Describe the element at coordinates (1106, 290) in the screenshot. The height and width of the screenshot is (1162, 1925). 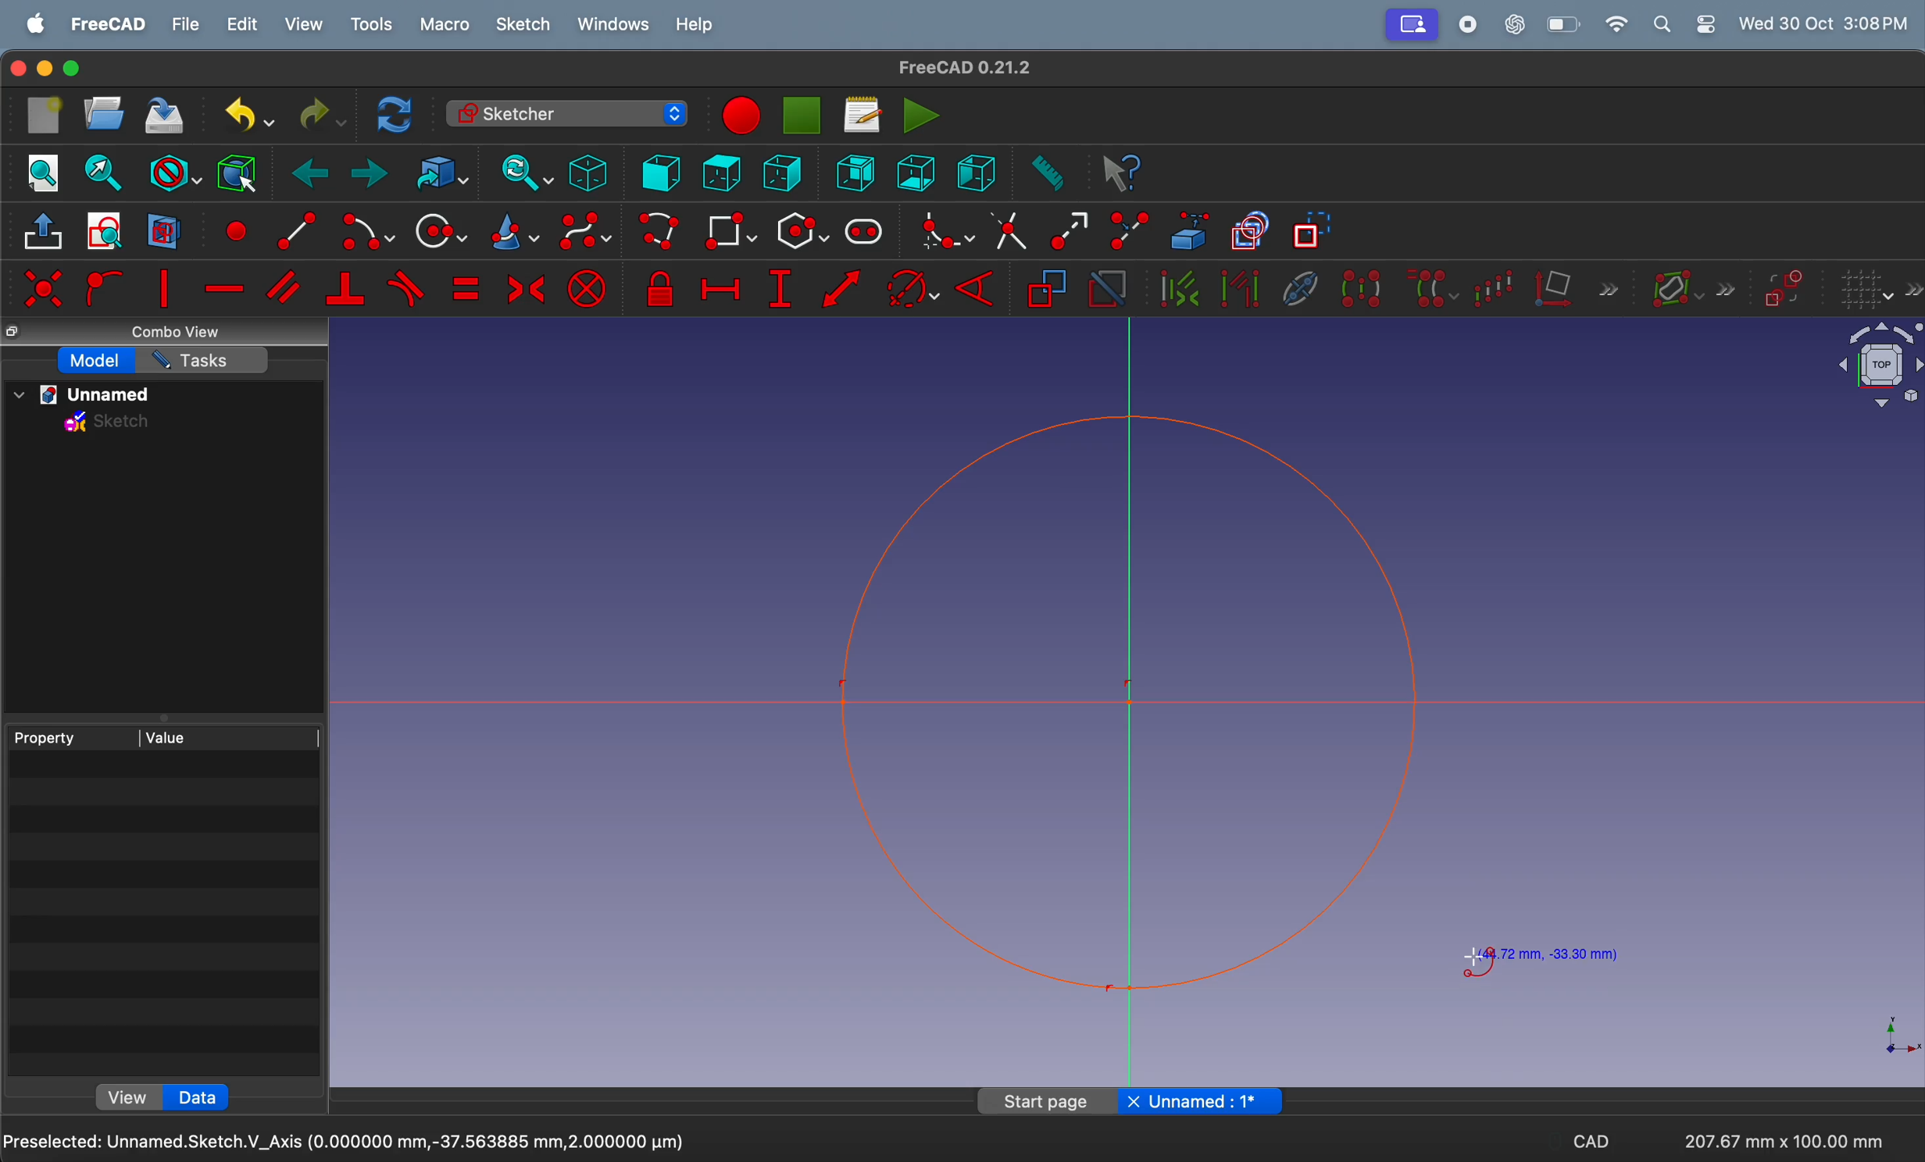
I see `activate constraint` at that location.